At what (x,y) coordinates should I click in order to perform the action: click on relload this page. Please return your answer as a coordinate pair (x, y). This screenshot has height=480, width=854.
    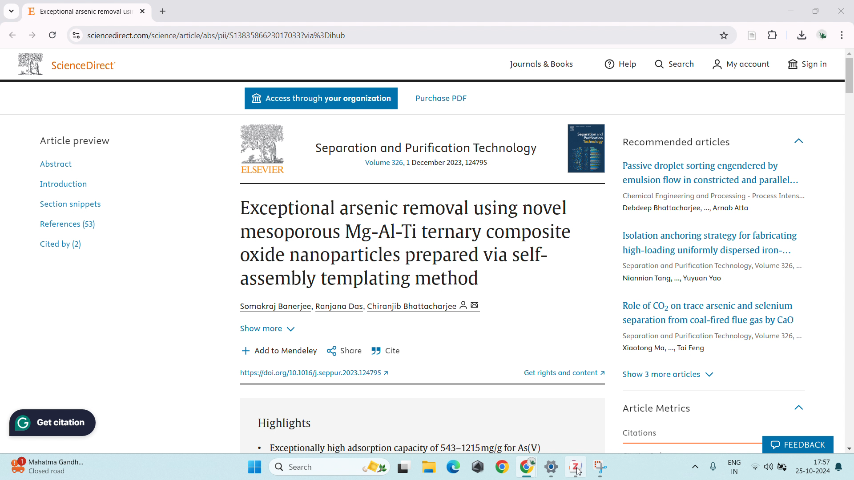
    Looking at the image, I should click on (52, 35).